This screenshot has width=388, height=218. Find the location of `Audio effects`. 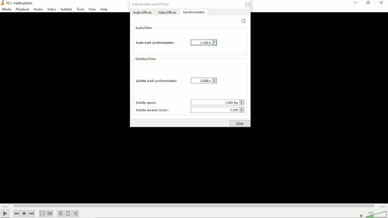

Audio effects is located at coordinates (142, 12).